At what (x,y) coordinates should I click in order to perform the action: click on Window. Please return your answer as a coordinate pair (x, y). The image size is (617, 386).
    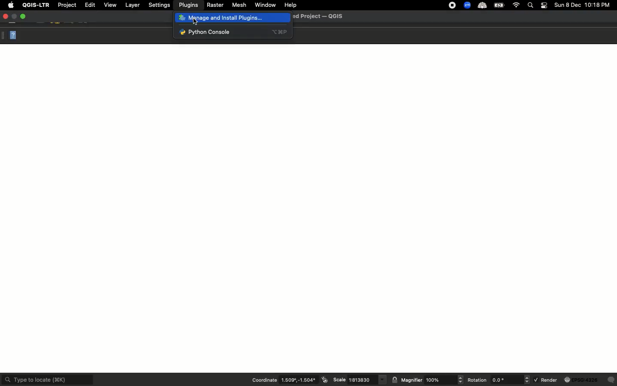
    Looking at the image, I should click on (265, 5).